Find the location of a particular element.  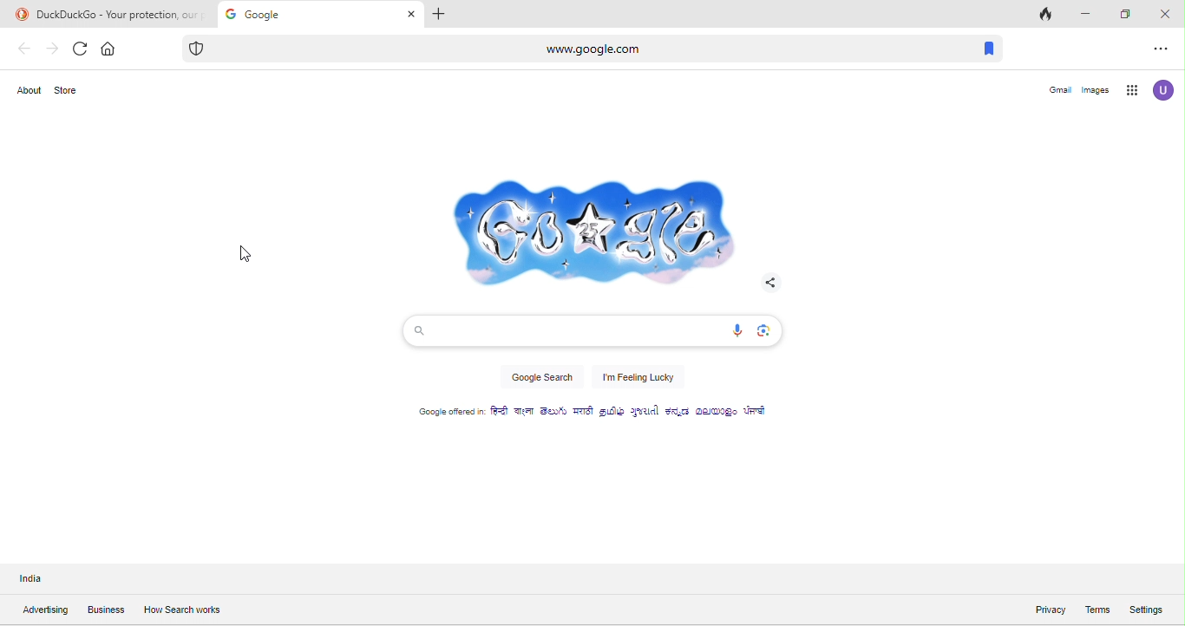

home is located at coordinates (110, 47).